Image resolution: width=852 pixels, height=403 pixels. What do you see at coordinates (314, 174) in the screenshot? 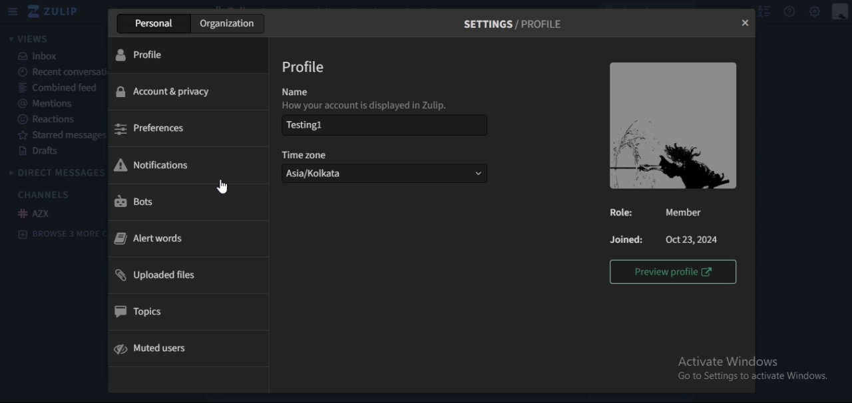
I see `Asia/Kolkata ` at bounding box center [314, 174].